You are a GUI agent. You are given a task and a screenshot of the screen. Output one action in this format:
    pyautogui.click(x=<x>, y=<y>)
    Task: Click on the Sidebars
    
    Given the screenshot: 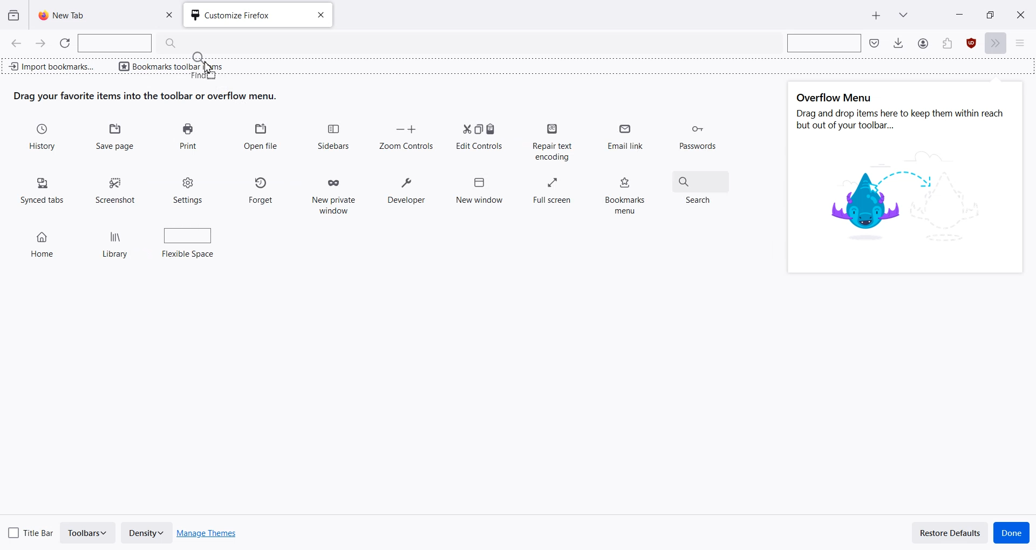 What is the action you would take?
    pyautogui.click(x=335, y=137)
    